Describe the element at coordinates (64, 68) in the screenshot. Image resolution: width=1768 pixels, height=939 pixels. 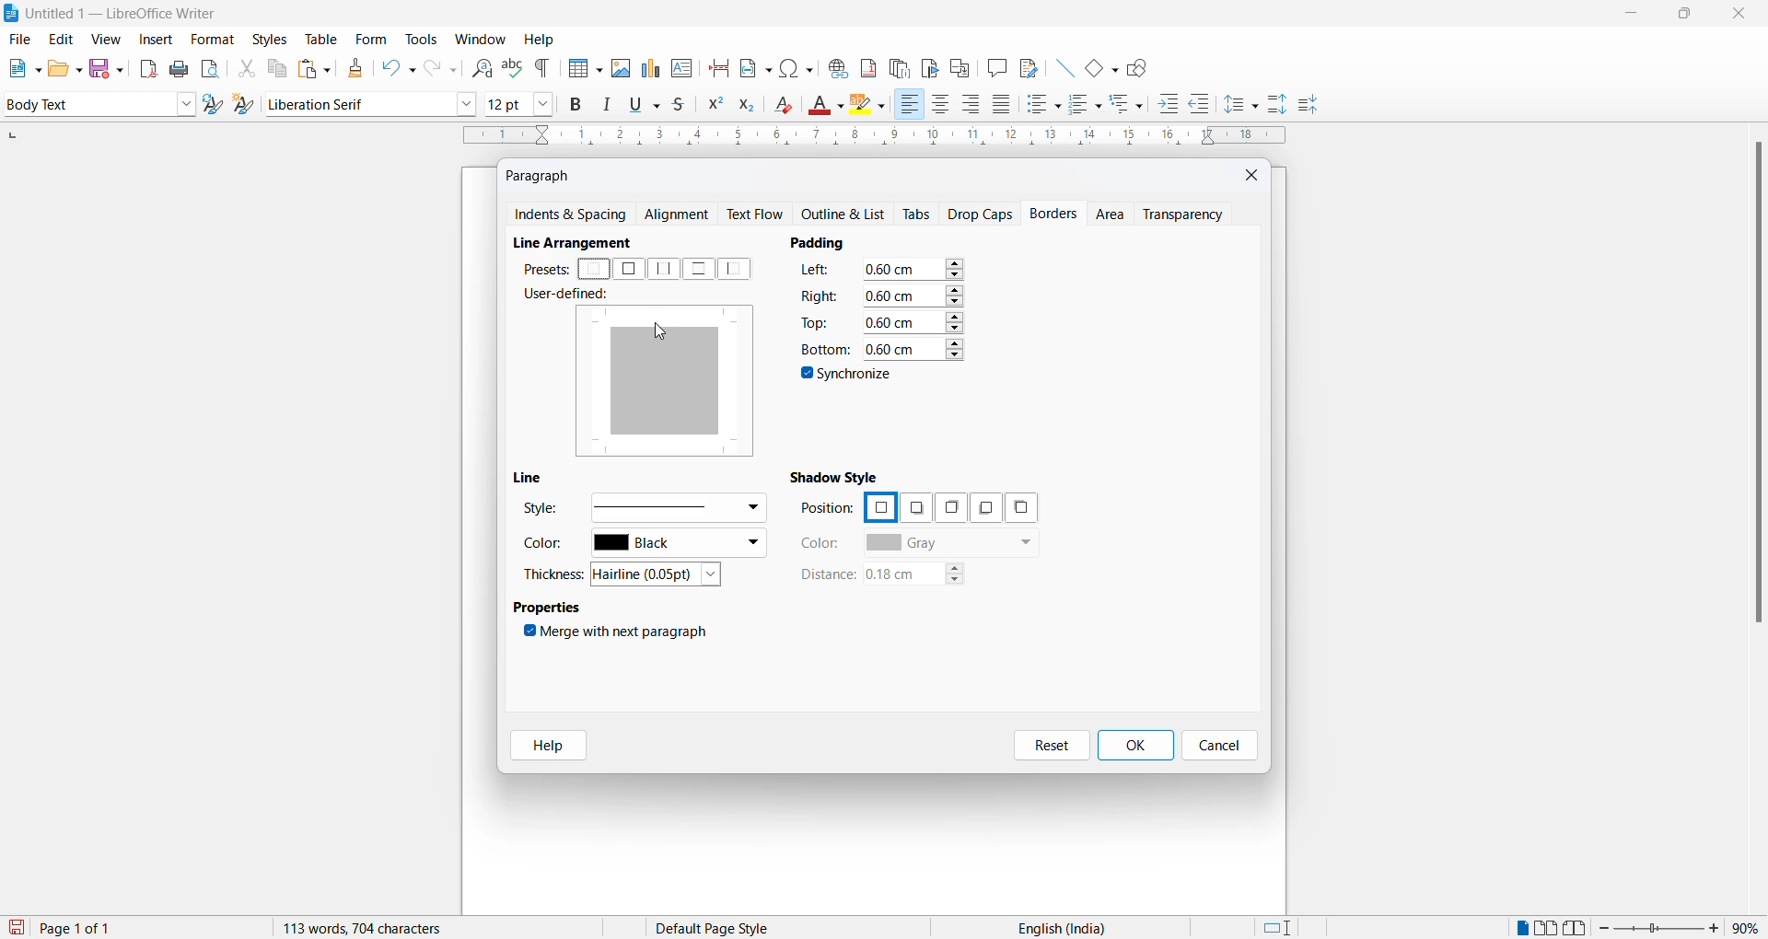
I see `open` at that location.